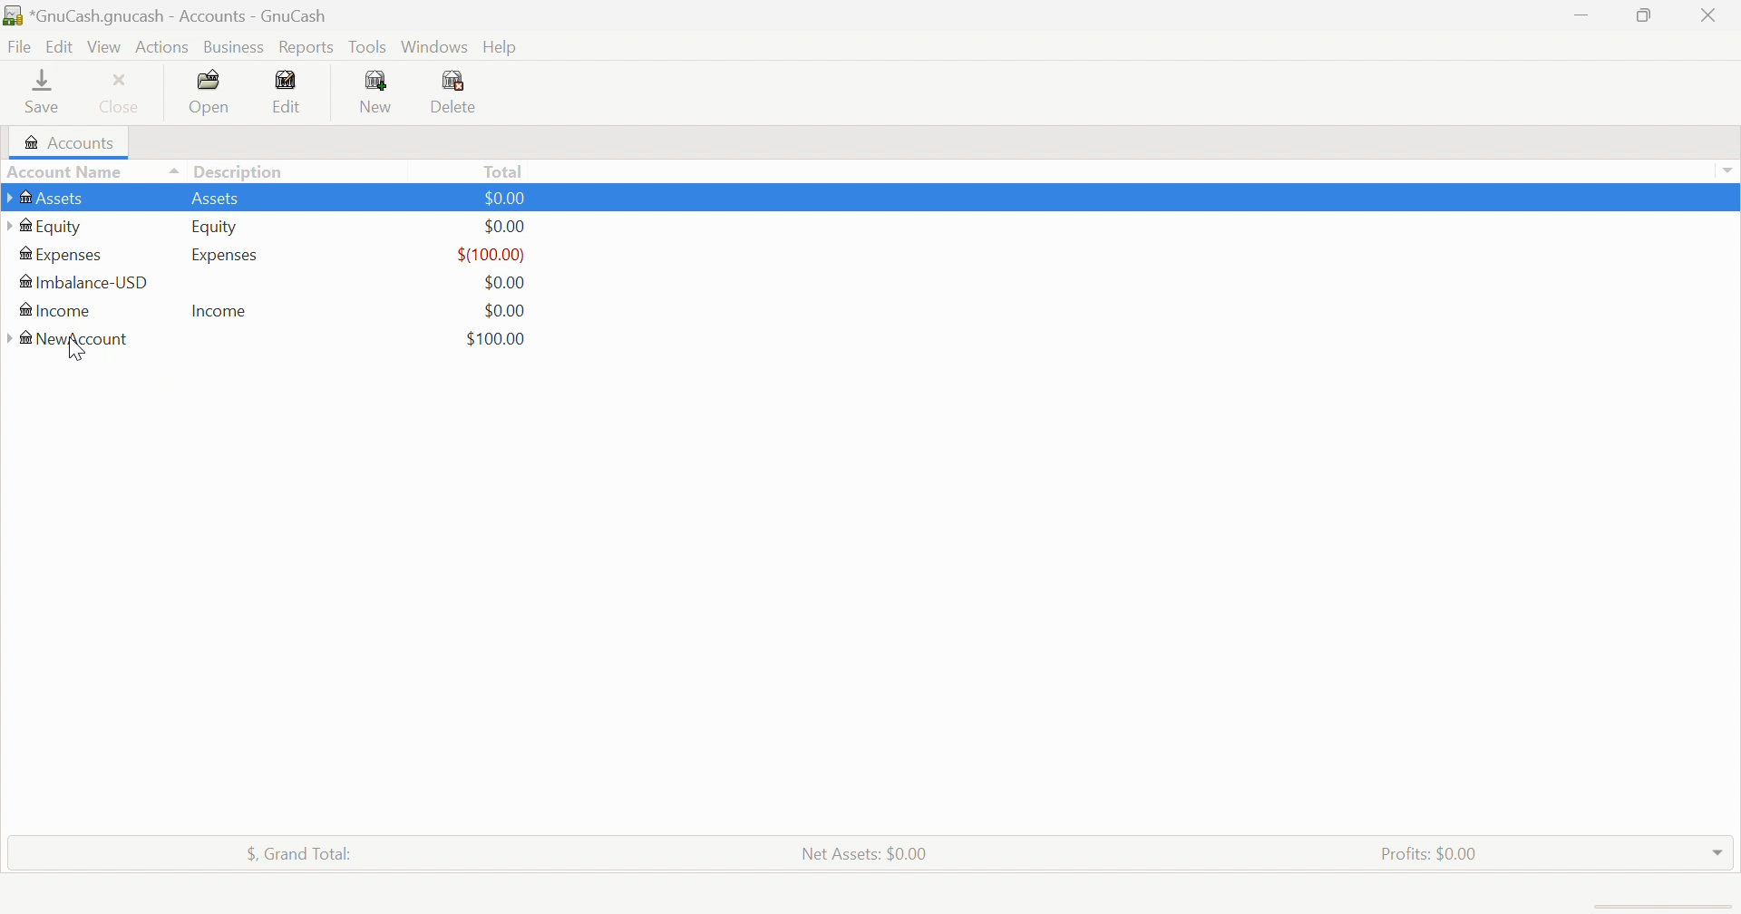 The height and width of the screenshot is (914, 1741). What do you see at coordinates (368, 45) in the screenshot?
I see `Tools` at bounding box center [368, 45].